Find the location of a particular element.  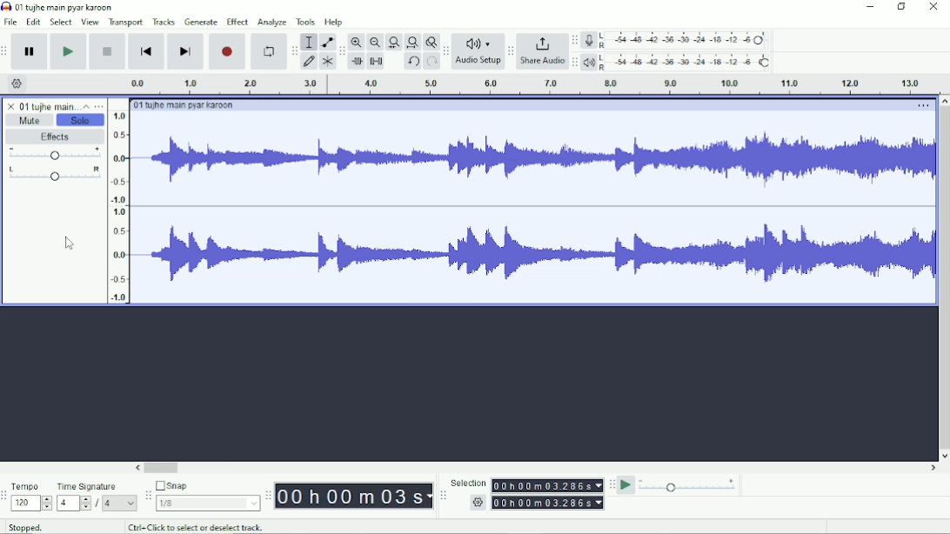

Time Signature is located at coordinates (97, 486).